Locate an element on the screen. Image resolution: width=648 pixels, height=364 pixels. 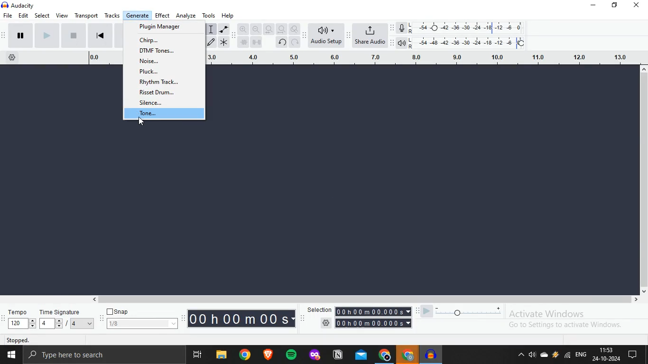
rhythm track is located at coordinates (159, 83).